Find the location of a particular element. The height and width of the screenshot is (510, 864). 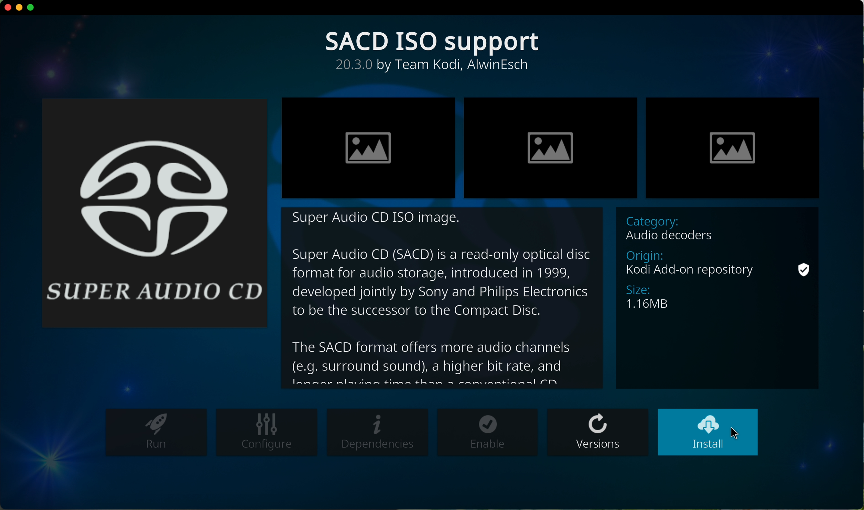

maximize program is located at coordinates (32, 8).